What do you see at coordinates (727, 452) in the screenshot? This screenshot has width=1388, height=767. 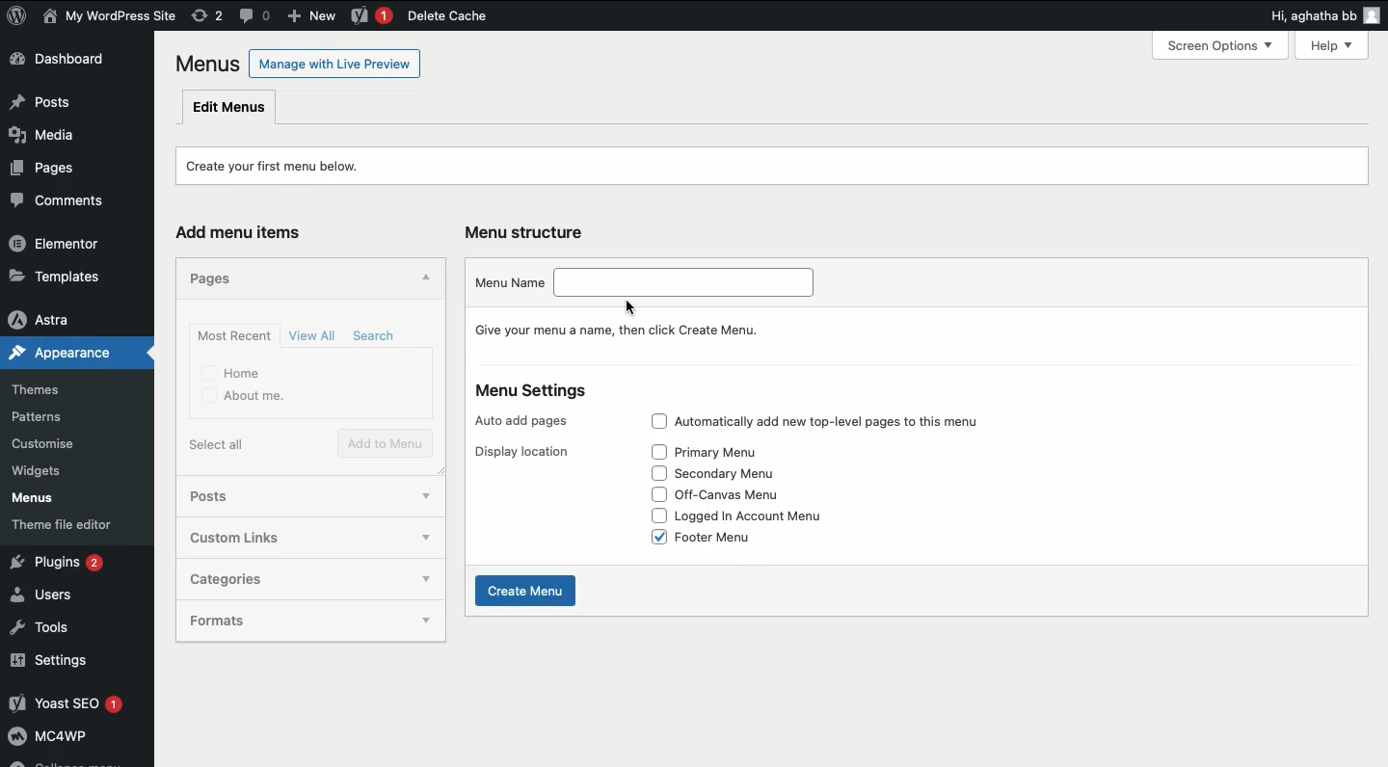 I see `Primary menu` at bounding box center [727, 452].